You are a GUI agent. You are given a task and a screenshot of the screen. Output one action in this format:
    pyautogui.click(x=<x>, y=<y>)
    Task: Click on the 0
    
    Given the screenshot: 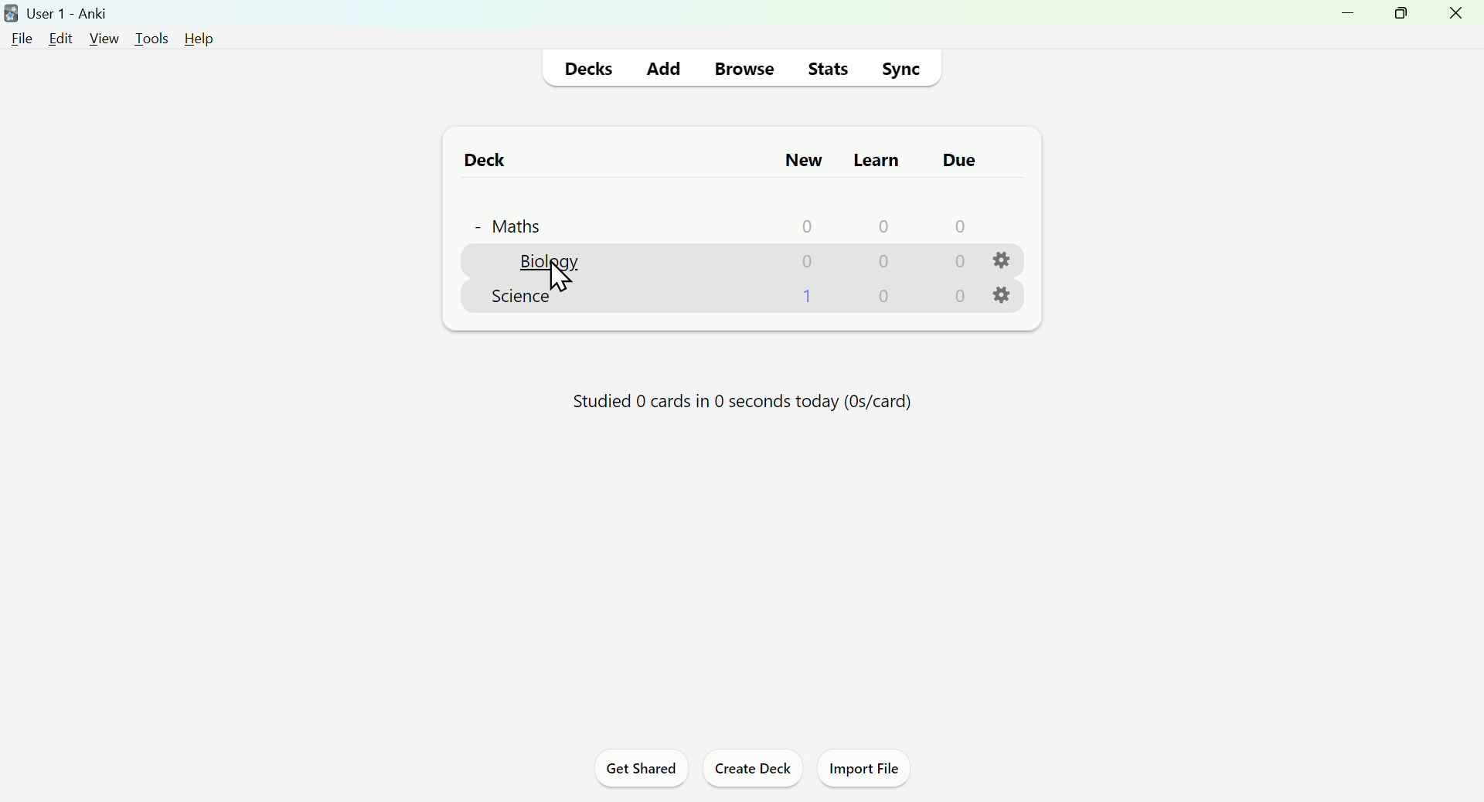 What is the action you would take?
    pyautogui.click(x=801, y=227)
    